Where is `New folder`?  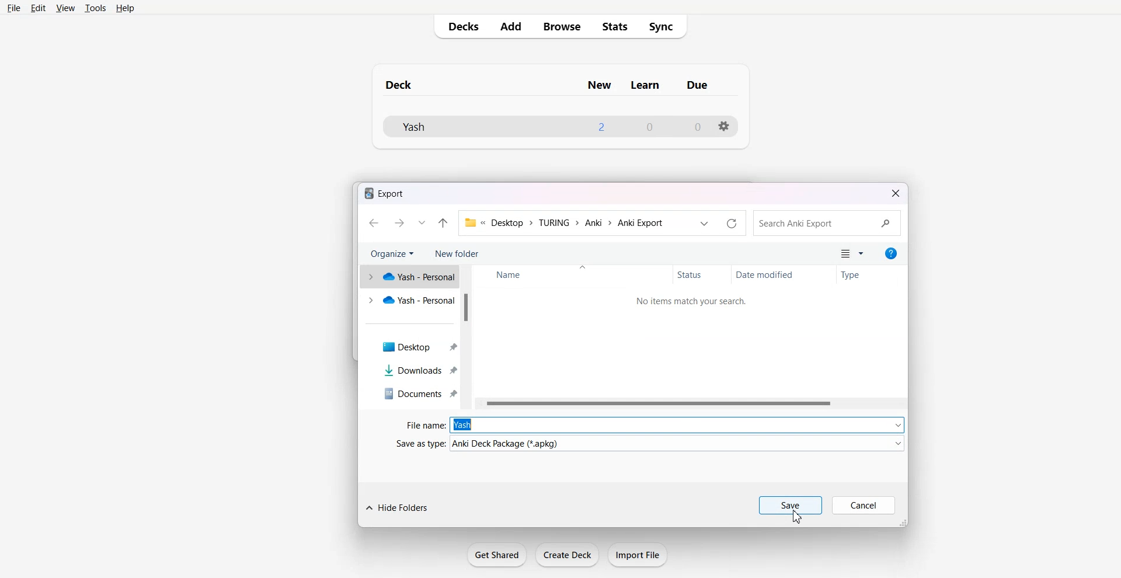
New folder is located at coordinates (457, 253).